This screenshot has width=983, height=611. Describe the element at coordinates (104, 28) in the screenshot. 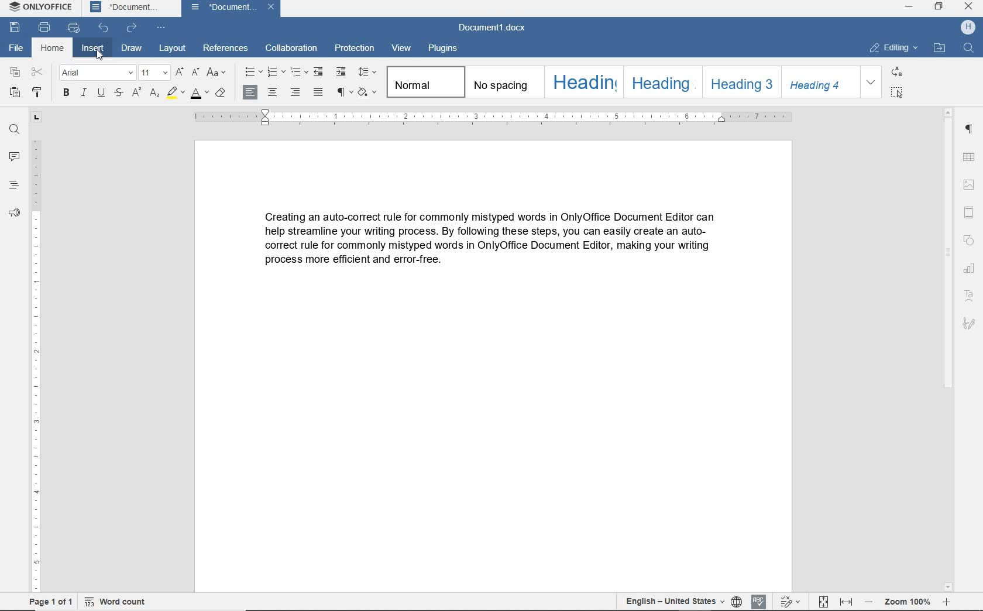

I see `undo` at that location.